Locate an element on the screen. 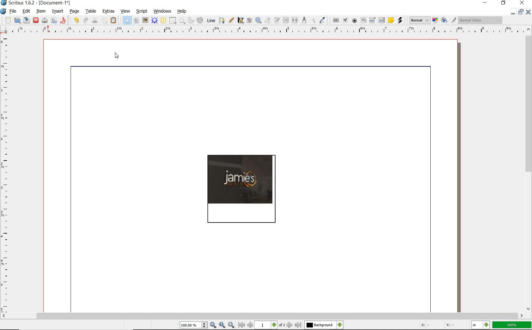 The height and width of the screenshot is (330, 532). item is located at coordinates (41, 11).